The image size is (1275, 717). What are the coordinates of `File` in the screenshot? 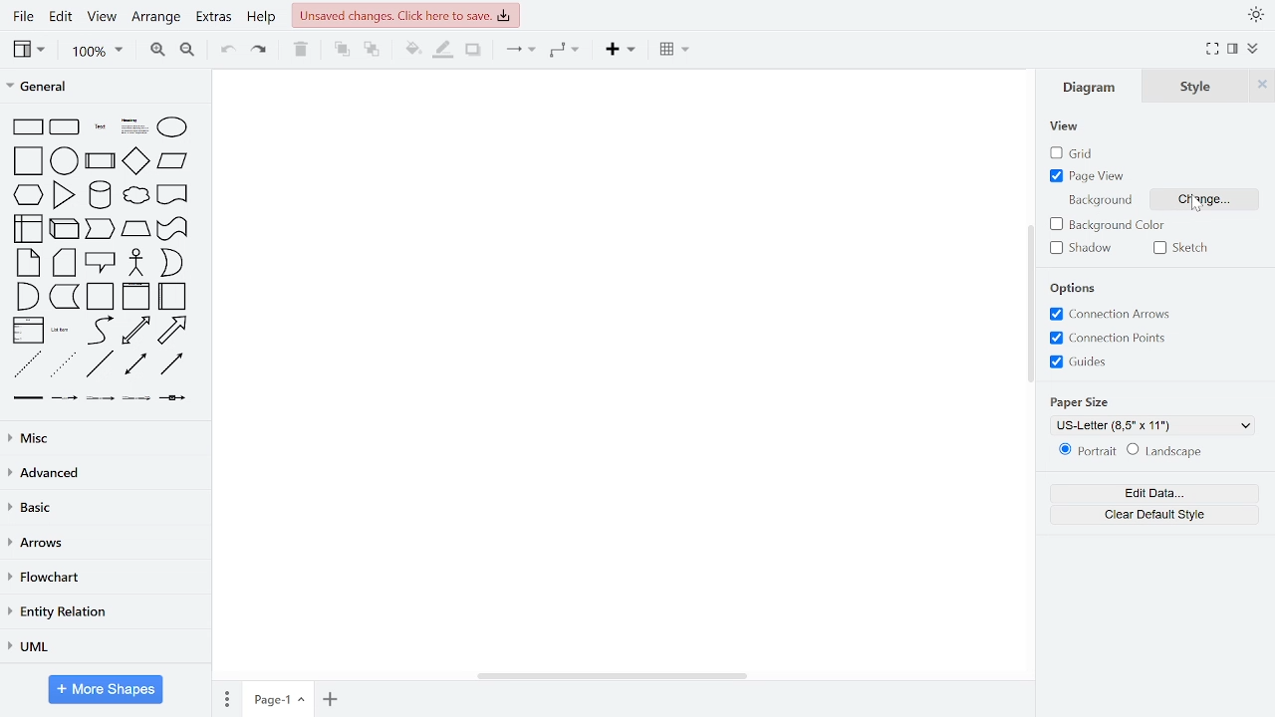 It's located at (20, 17).